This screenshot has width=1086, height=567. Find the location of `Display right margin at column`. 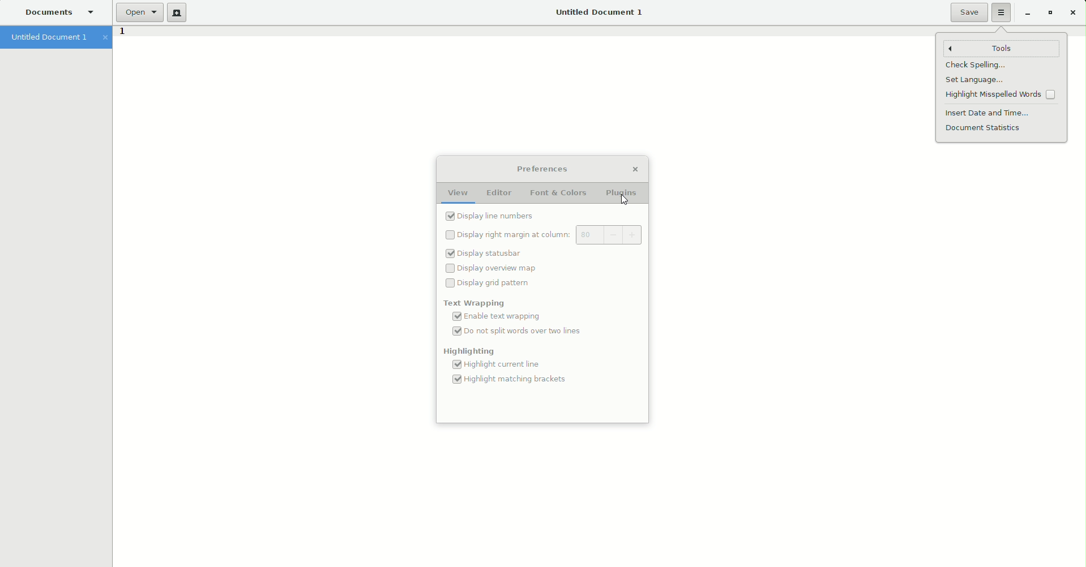

Display right margin at column is located at coordinates (508, 234).